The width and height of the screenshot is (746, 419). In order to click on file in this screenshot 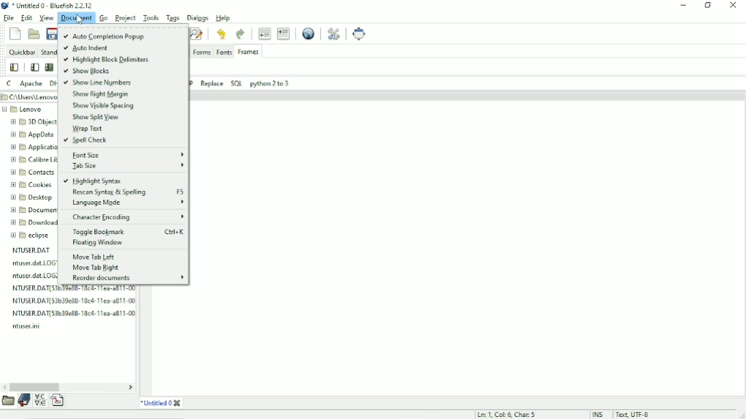, I will do `click(33, 326)`.